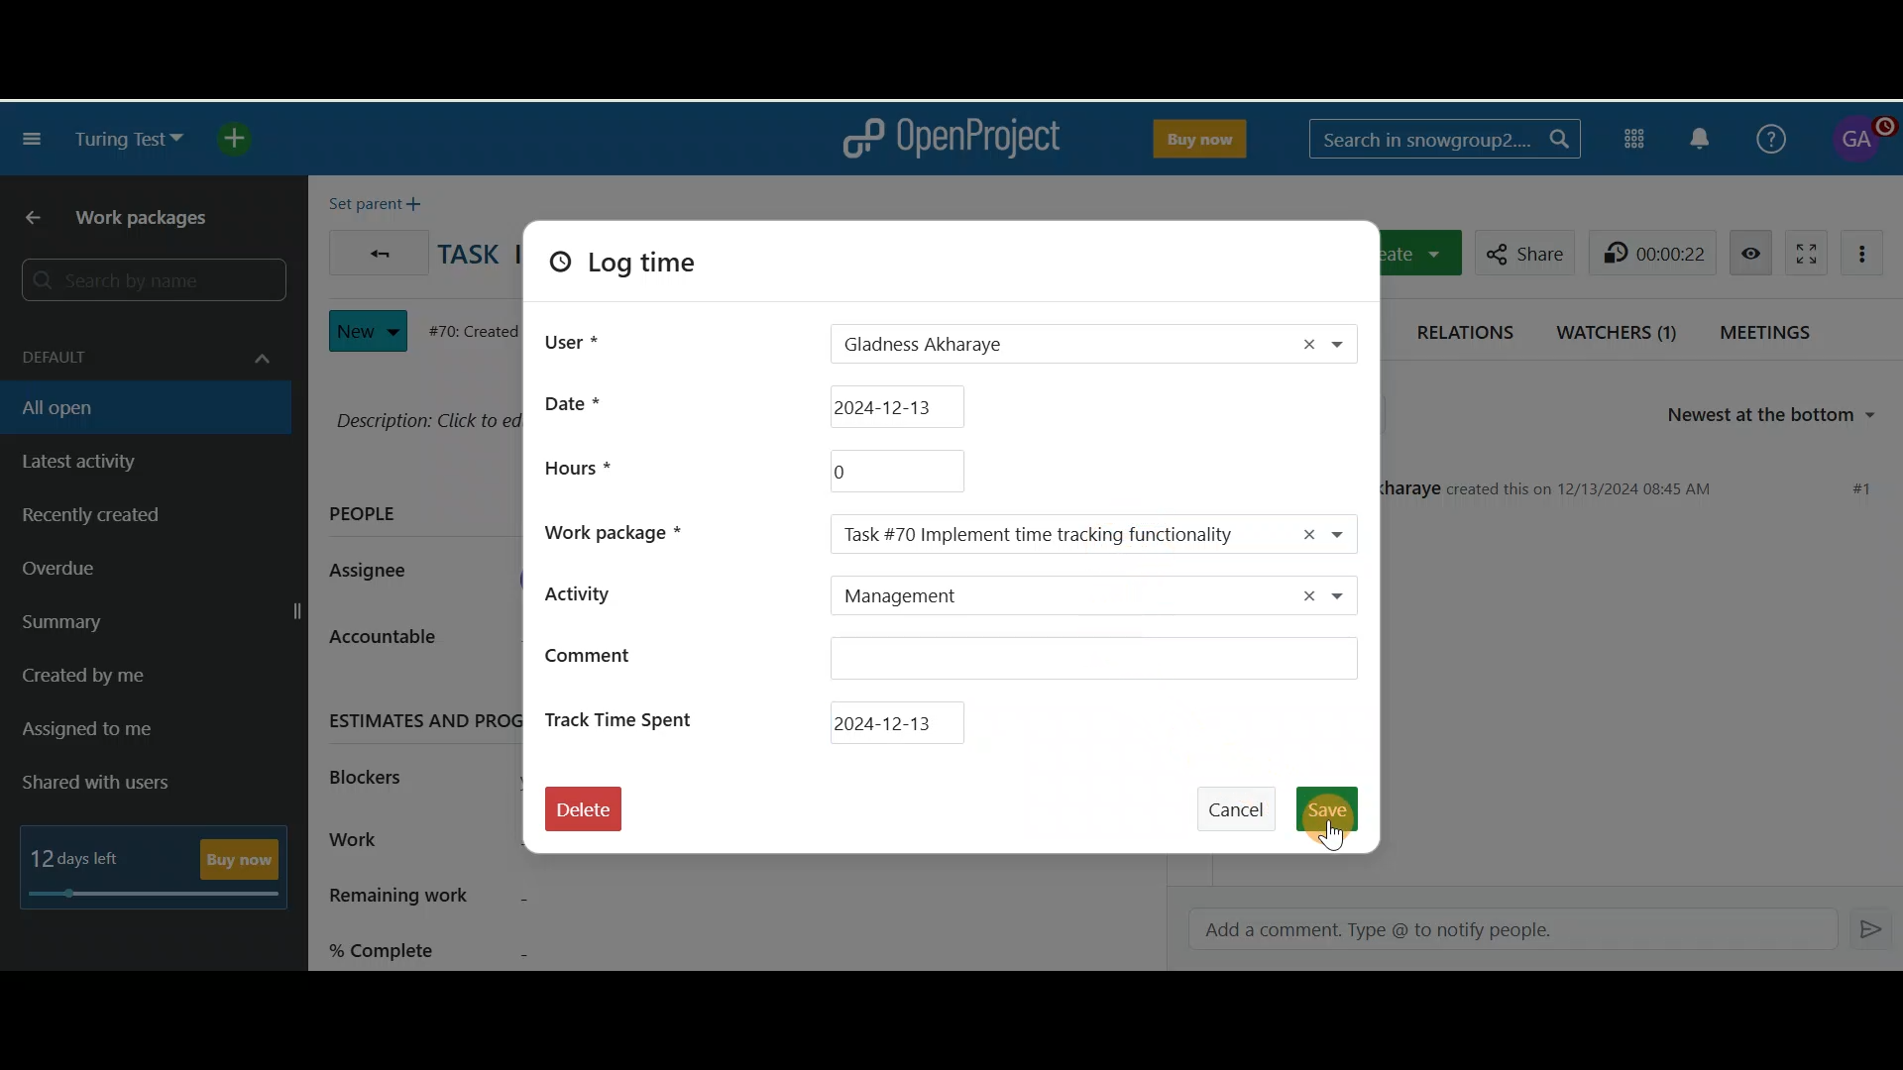 The width and height of the screenshot is (1903, 1070). Describe the element at coordinates (418, 718) in the screenshot. I see `ESTIMATES AND PROGRESS` at that location.